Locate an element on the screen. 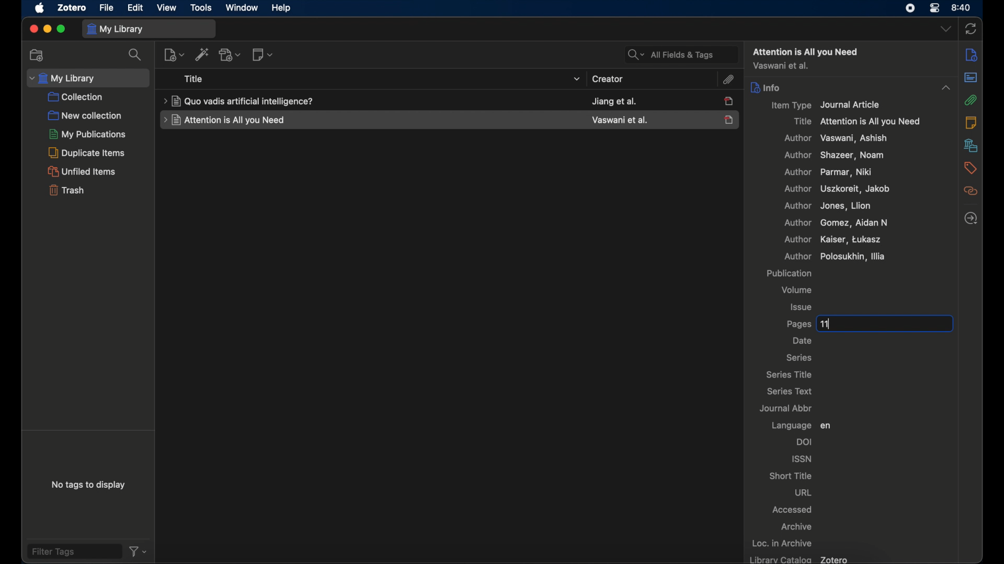 The width and height of the screenshot is (1004, 564). new collections is located at coordinates (38, 55).